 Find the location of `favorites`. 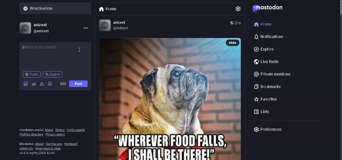

favorites is located at coordinates (265, 99).